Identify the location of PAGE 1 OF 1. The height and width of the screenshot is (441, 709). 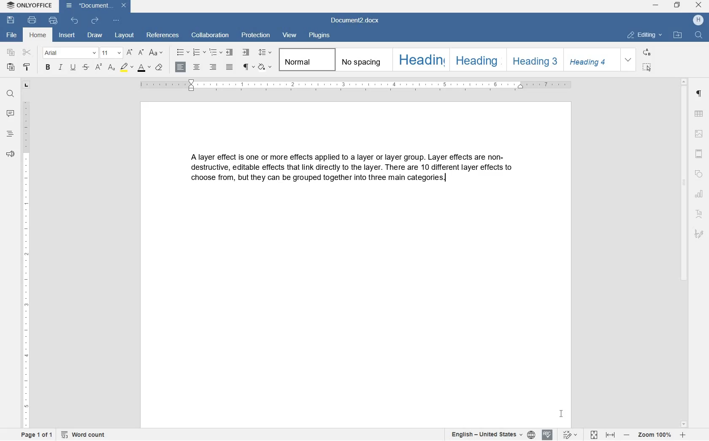
(37, 435).